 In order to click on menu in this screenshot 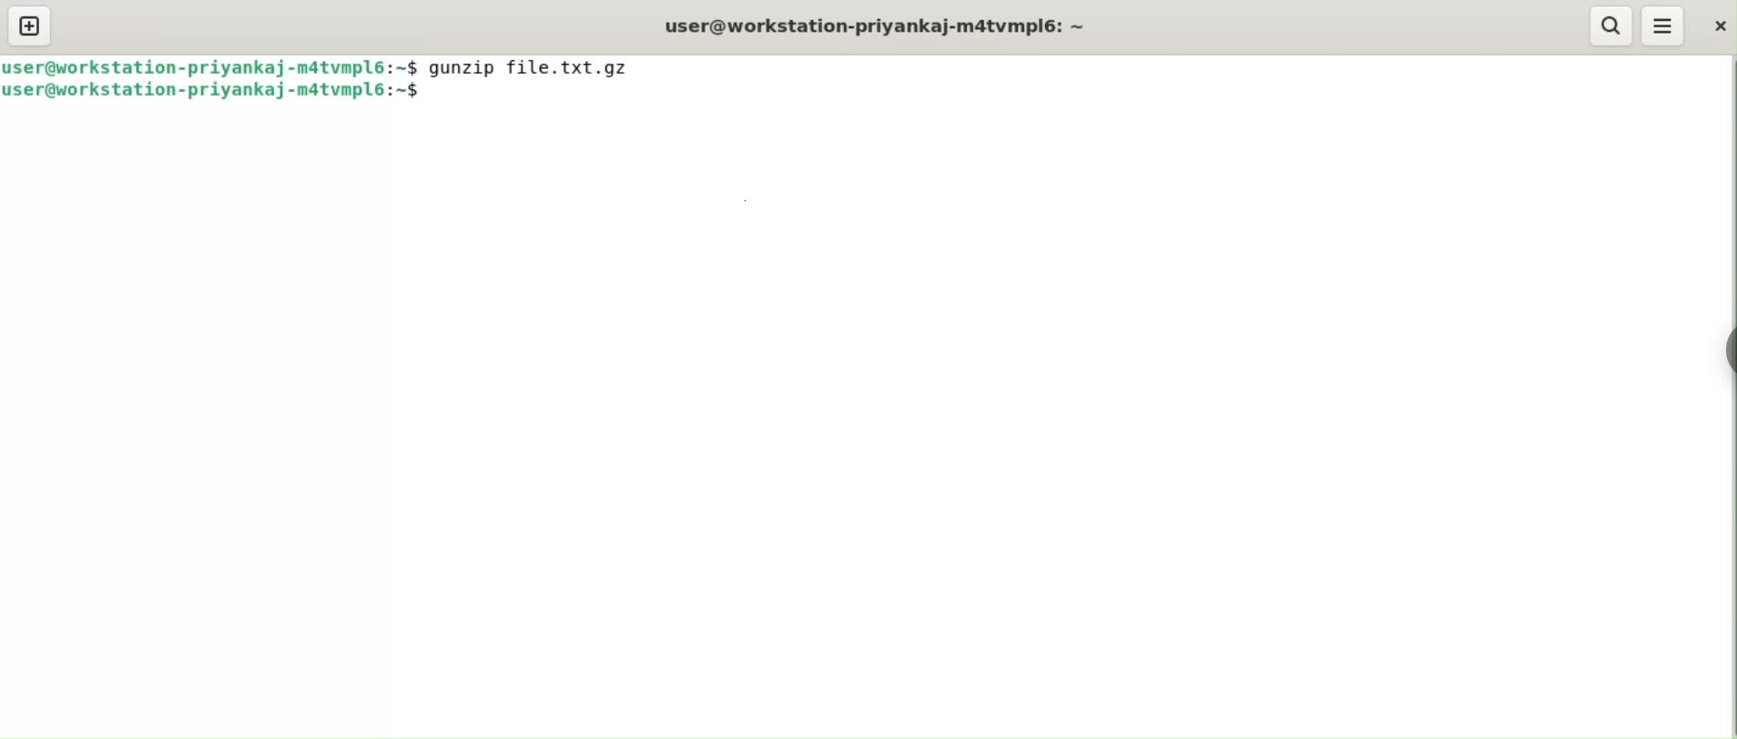, I will do `click(1661, 25)`.